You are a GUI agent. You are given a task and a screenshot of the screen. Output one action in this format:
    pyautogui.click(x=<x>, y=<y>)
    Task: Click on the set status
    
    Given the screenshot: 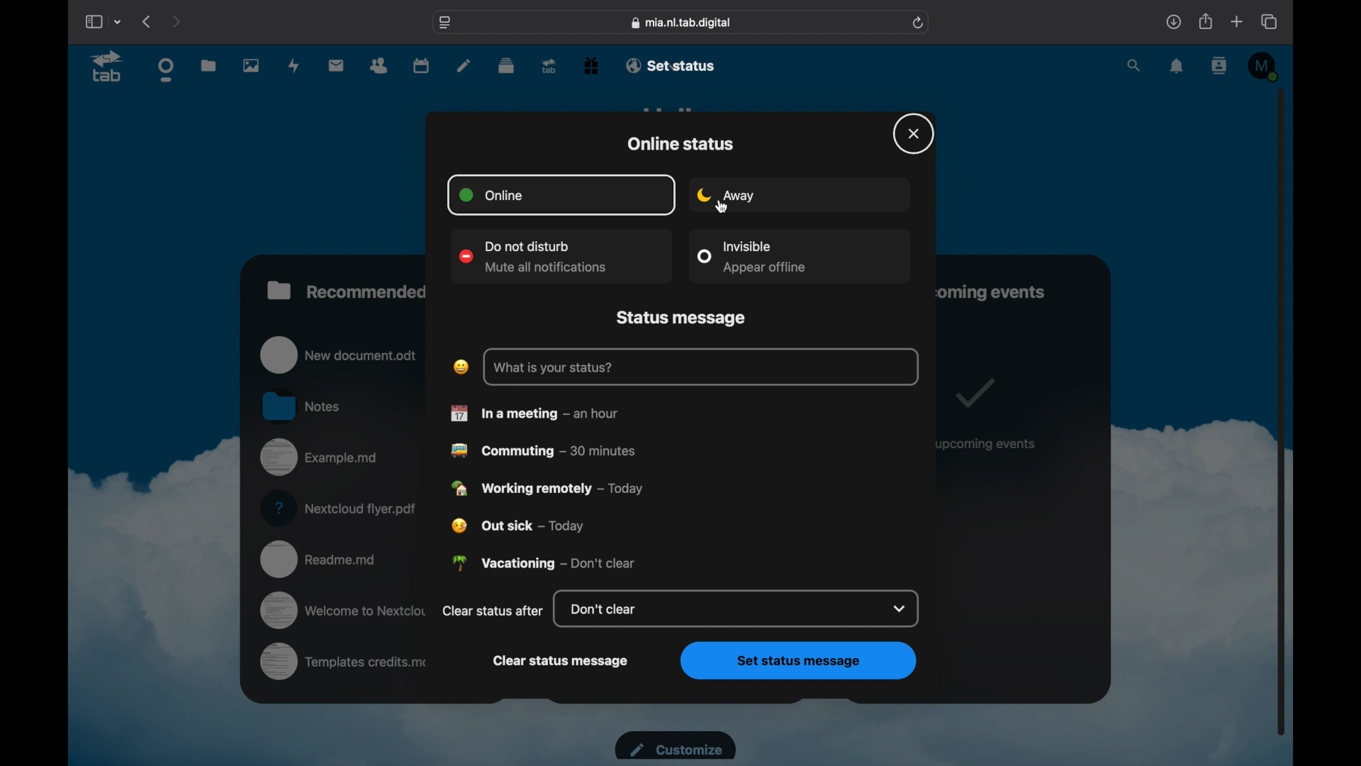 What is the action you would take?
    pyautogui.click(x=686, y=65)
    